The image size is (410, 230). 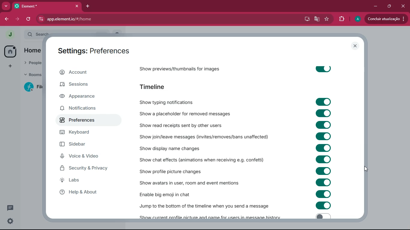 What do you see at coordinates (355, 46) in the screenshot?
I see `close` at bounding box center [355, 46].